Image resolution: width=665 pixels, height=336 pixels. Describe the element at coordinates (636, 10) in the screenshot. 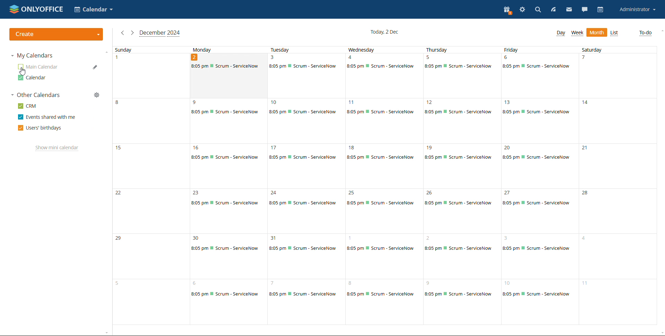

I see `account` at that location.